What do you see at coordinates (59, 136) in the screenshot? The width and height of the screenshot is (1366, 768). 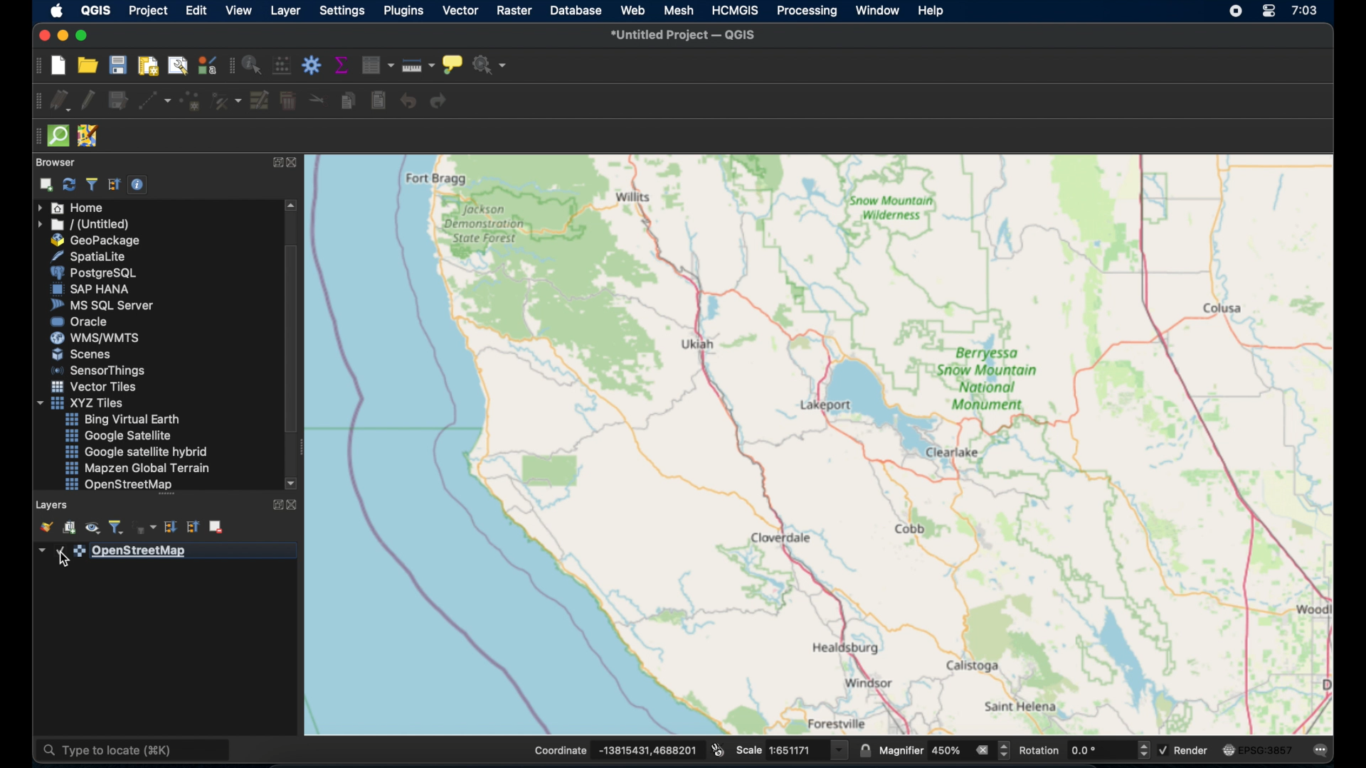 I see `quick som` at bounding box center [59, 136].